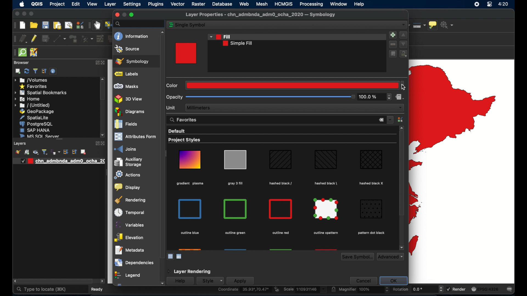  I want to click on move up, so click(403, 35).